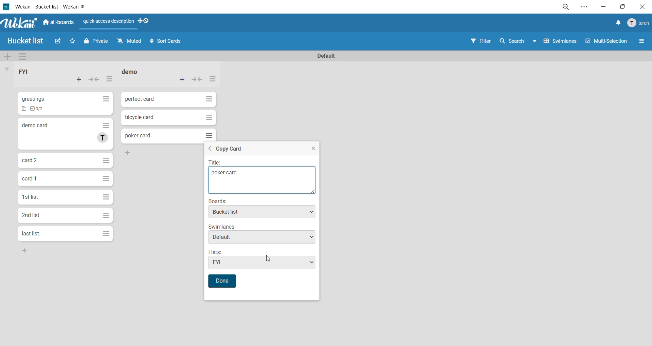 This screenshot has width=652, height=346. What do you see at coordinates (59, 42) in the screenshot?
I see `edit` at bounding box center [59, 42].